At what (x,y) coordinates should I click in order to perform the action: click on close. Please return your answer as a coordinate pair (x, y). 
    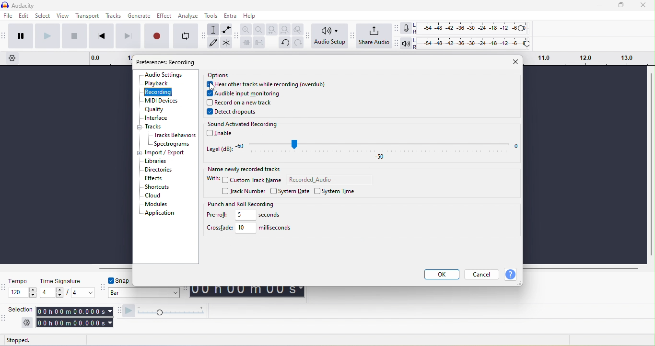
    Looking at the image, I should click on (513, 62).